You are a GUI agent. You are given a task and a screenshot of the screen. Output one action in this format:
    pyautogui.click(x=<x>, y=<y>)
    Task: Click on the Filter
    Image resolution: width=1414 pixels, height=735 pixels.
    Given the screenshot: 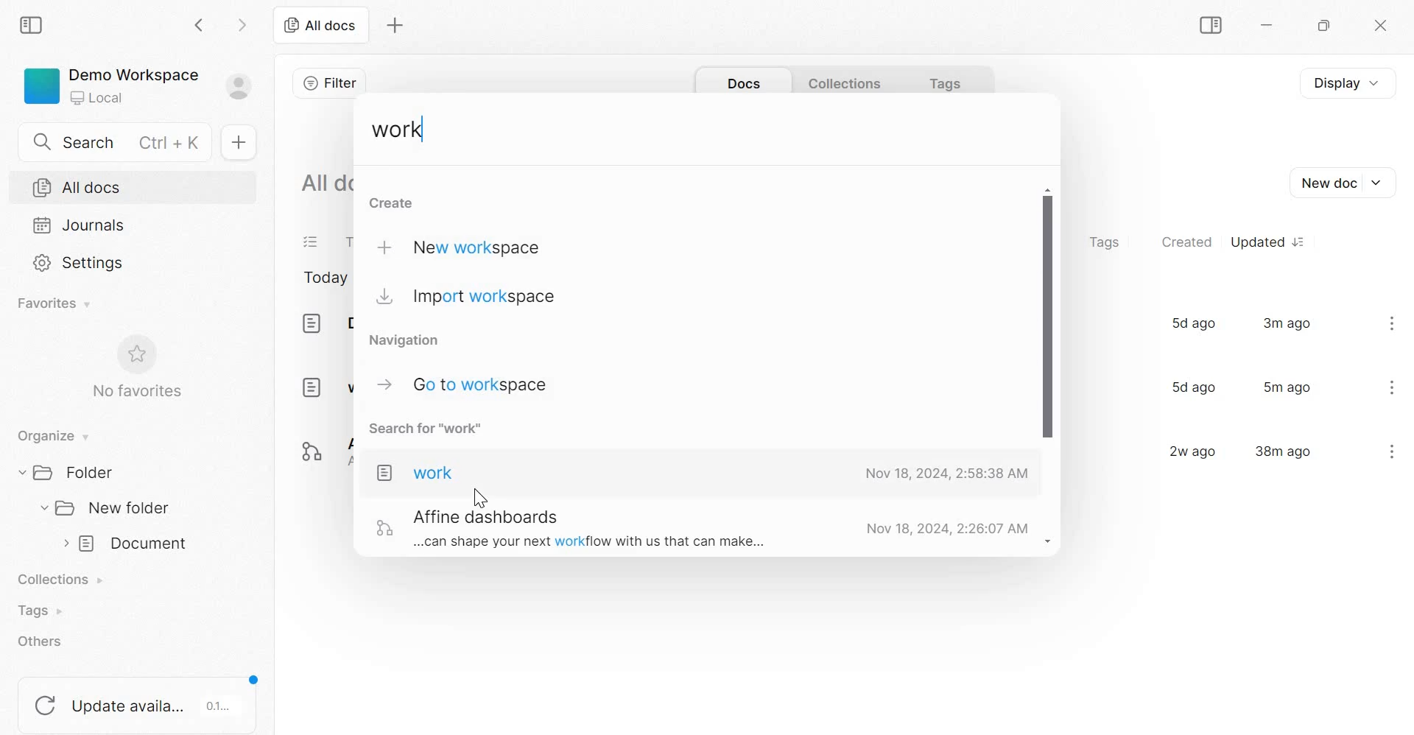 What is the action you would take?
    pyautogui.click(x=329, y=82)
    